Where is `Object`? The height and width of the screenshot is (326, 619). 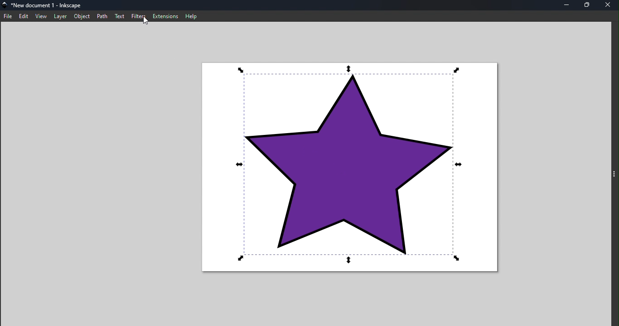 Object is located at coordinates (81, 16).